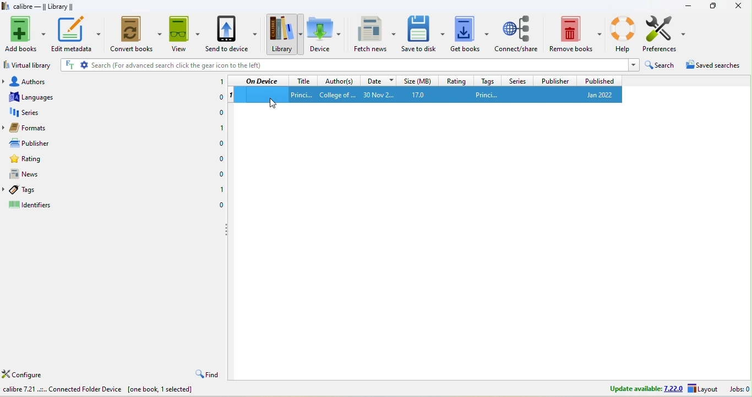 This screenshot has height=397, width=752. What do you see at coordinates (220, 144) in the screenshot?
I see `0` at bounding box center [220, 144].